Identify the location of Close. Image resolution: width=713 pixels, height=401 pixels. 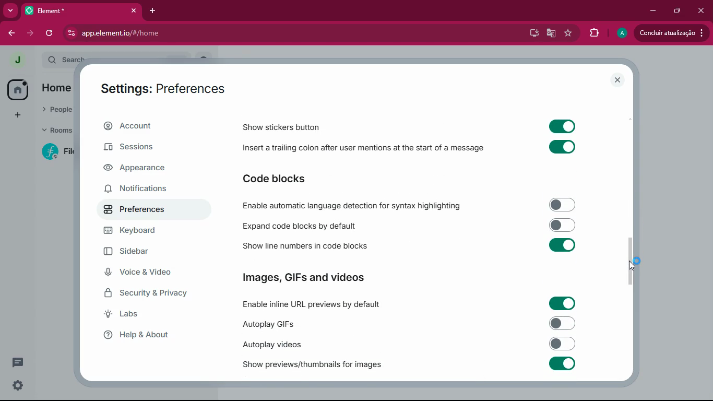
(702, 10).